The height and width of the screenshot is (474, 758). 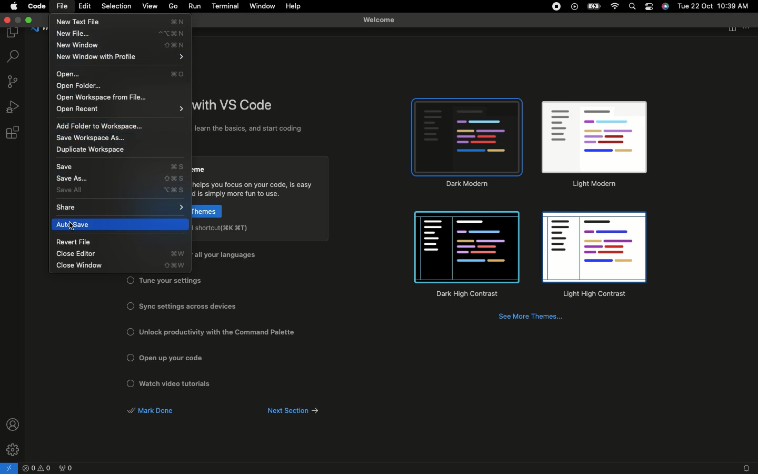 What do you see at coordinates (14, 7) in the screenshot?
I see `Apple logo` at bounding box center [14, 7].